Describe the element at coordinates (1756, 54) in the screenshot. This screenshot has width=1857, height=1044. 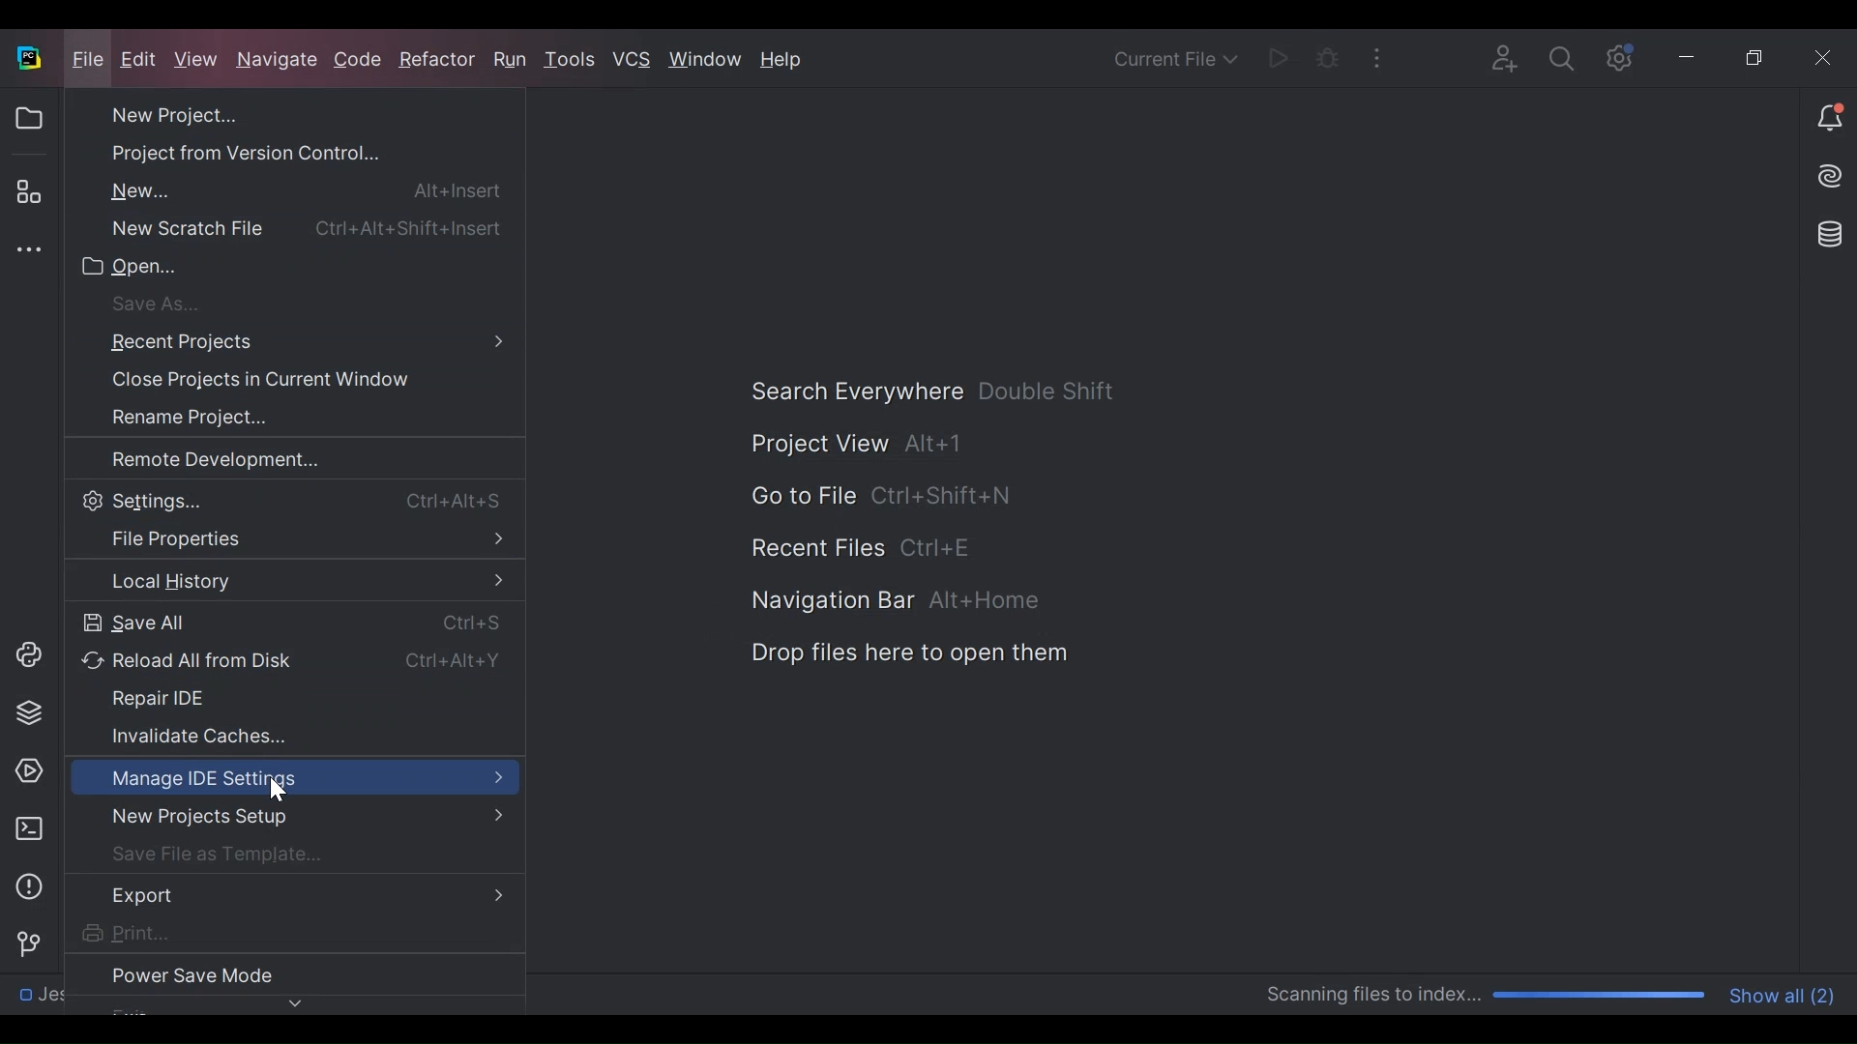
I see `Restore` at that location.